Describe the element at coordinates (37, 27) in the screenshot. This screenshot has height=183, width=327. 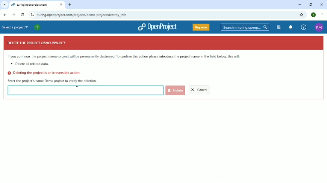
I see `Add new project` at that location.